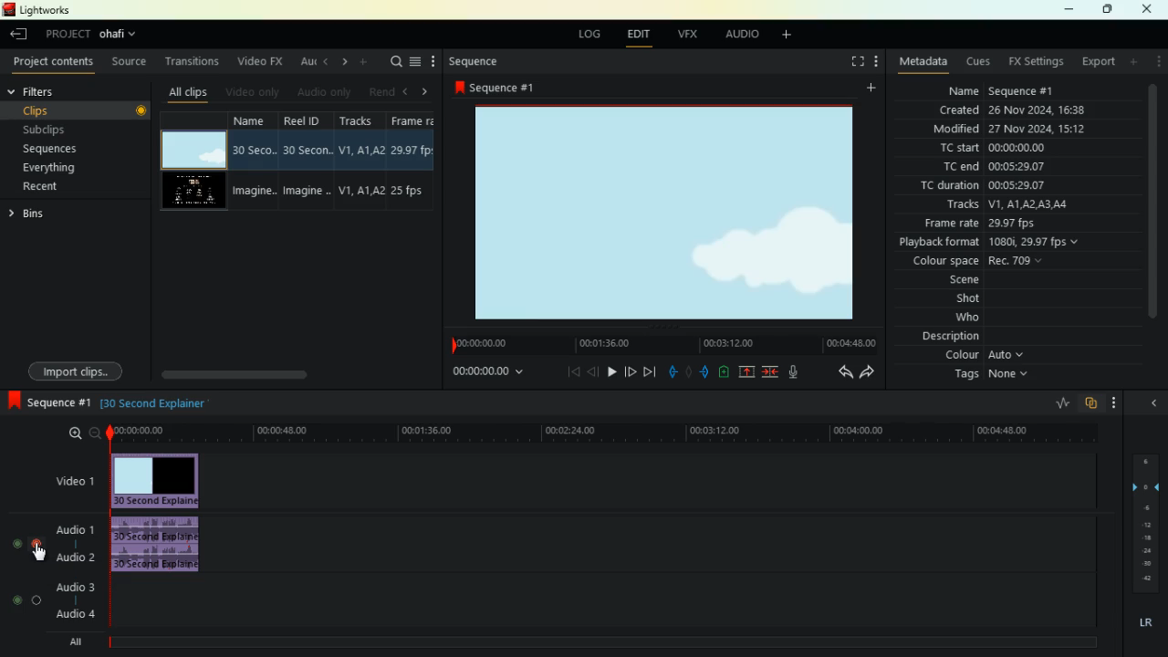  Describe the element at coordinates (19, 33) in the screenshot. I see `leave` at that location.